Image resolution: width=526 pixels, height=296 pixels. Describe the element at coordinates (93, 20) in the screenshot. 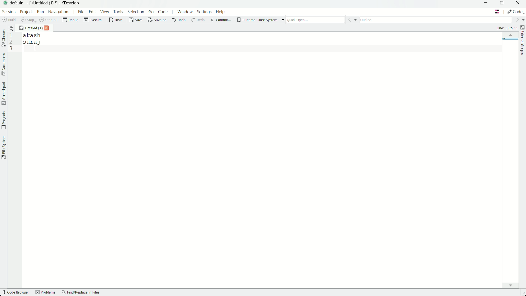

I see `execute` at that location.